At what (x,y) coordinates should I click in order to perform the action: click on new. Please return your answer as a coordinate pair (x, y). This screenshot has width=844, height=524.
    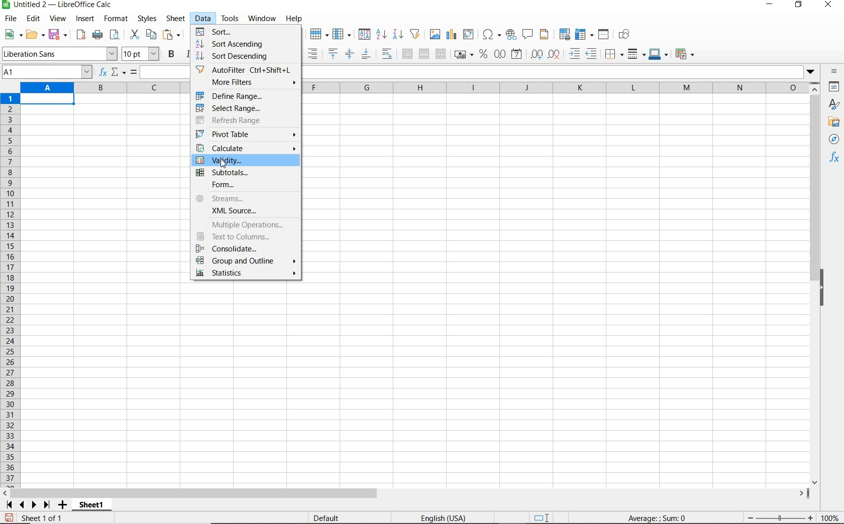
    Looking at the image, I should click on (14, 35).